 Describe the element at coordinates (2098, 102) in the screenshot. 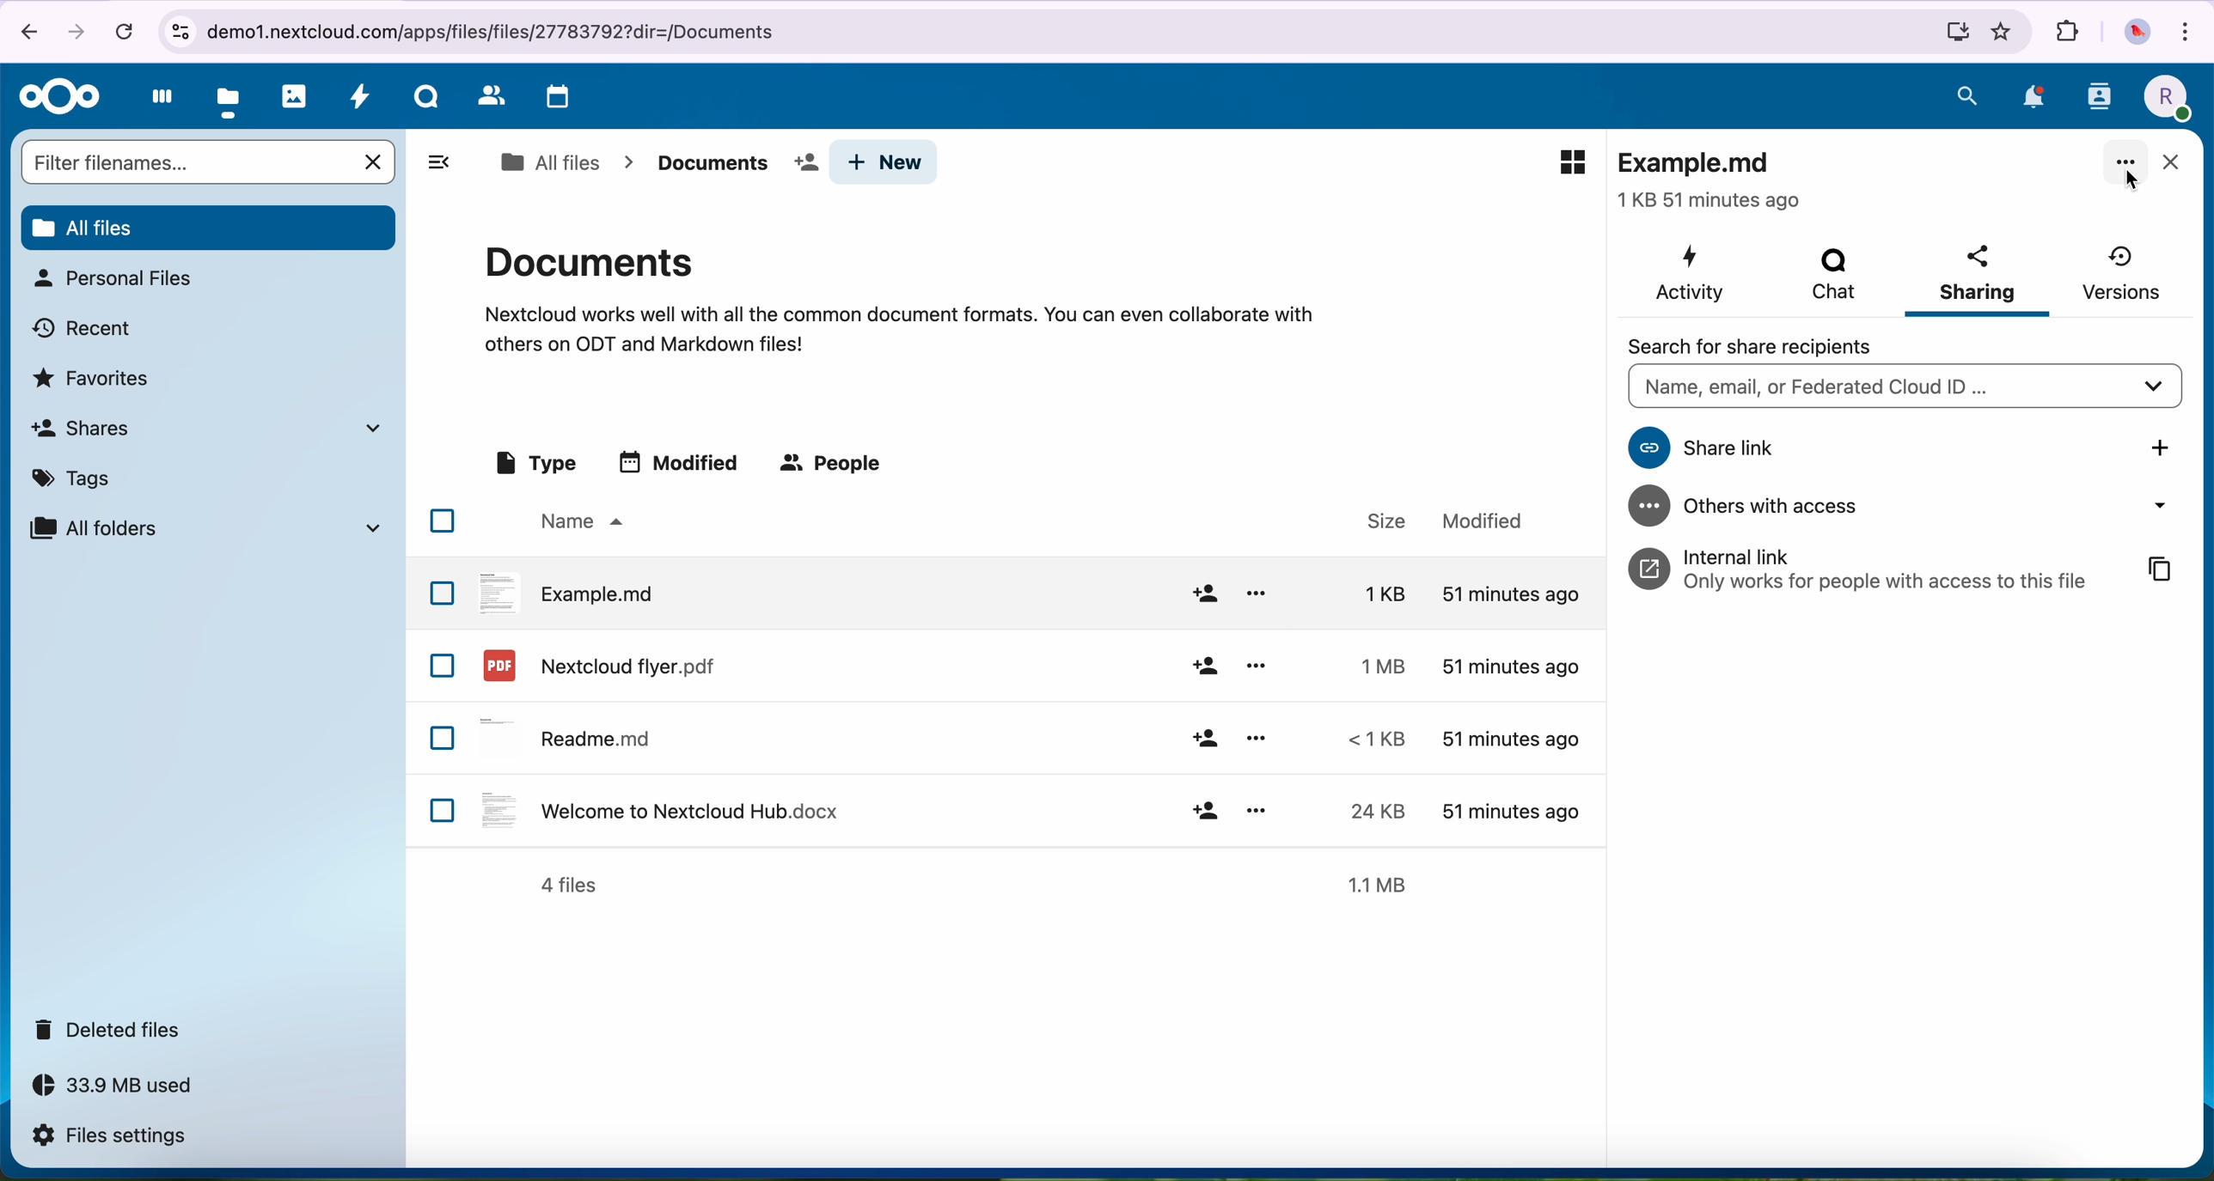

I see `contacts` at that location.